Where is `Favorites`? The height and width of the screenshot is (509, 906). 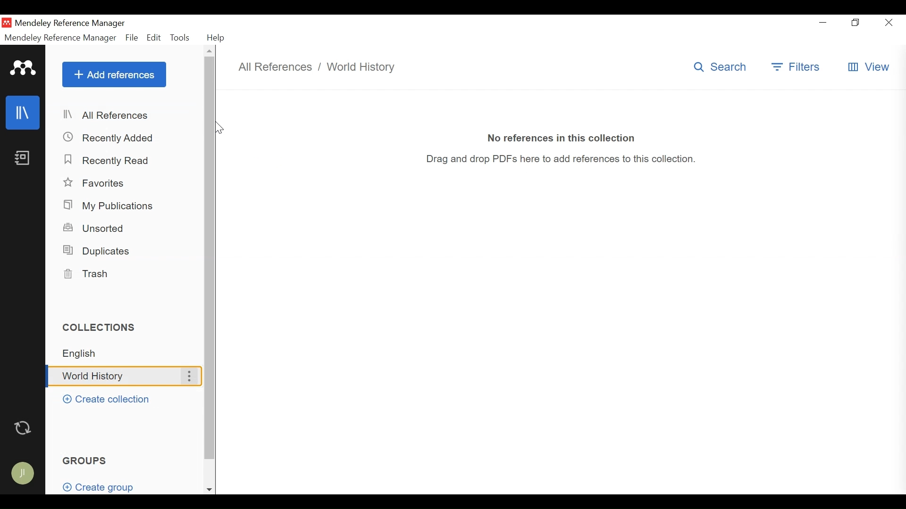
Favorites is located at coordinates (96, 183).